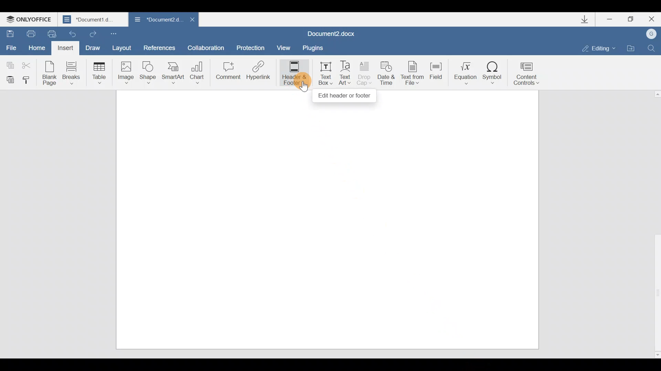  I want to click on Image, so click(126, 72).